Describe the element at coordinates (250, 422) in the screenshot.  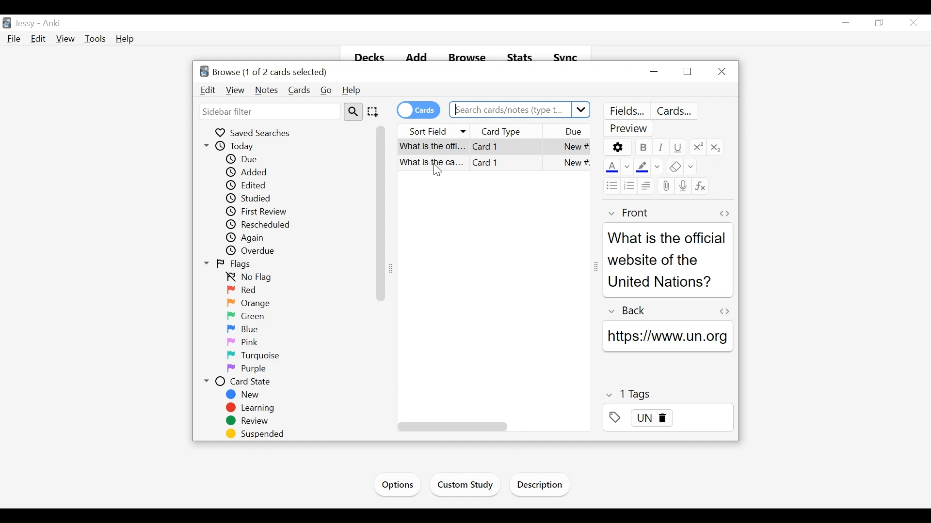
I see `Review` at that location.